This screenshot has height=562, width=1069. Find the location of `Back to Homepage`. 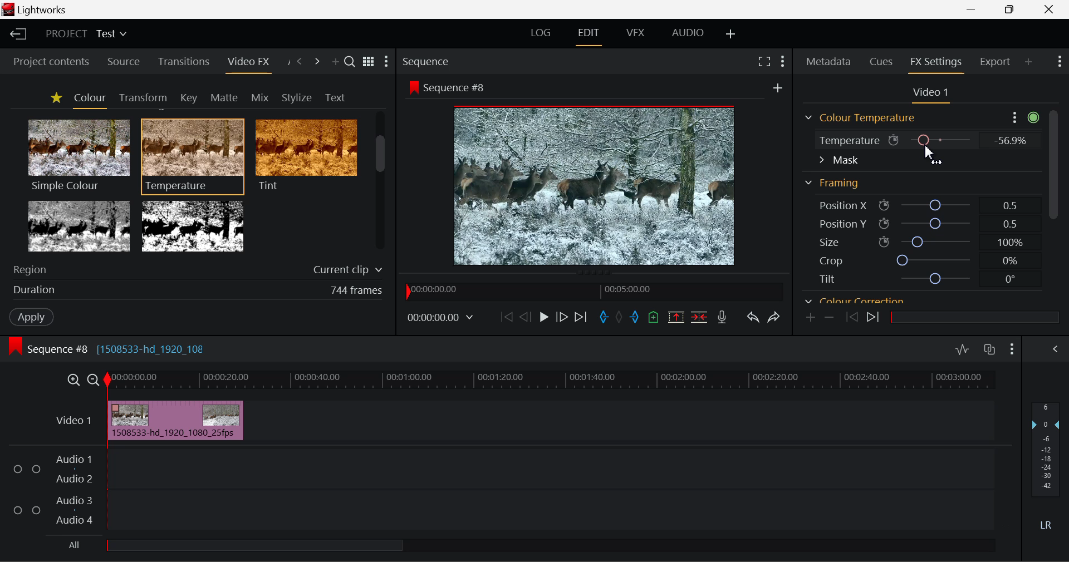

Back to Homepage is located at coordinates (17, 32).